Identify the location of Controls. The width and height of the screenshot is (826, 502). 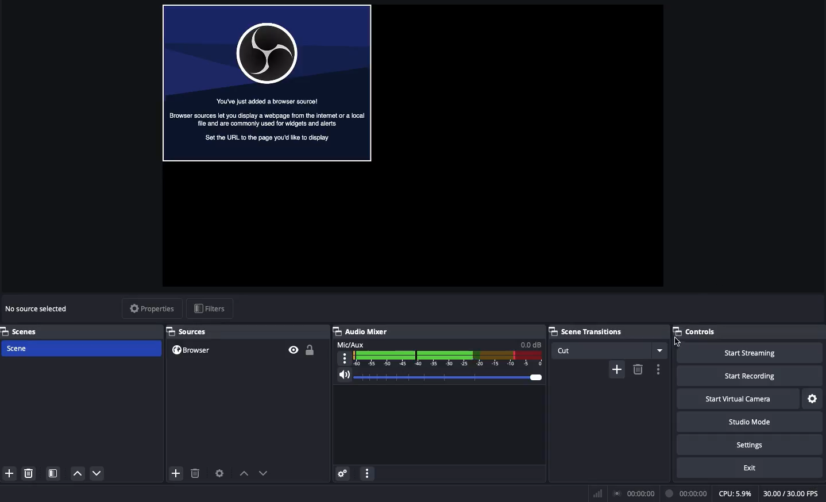
(701, 332).